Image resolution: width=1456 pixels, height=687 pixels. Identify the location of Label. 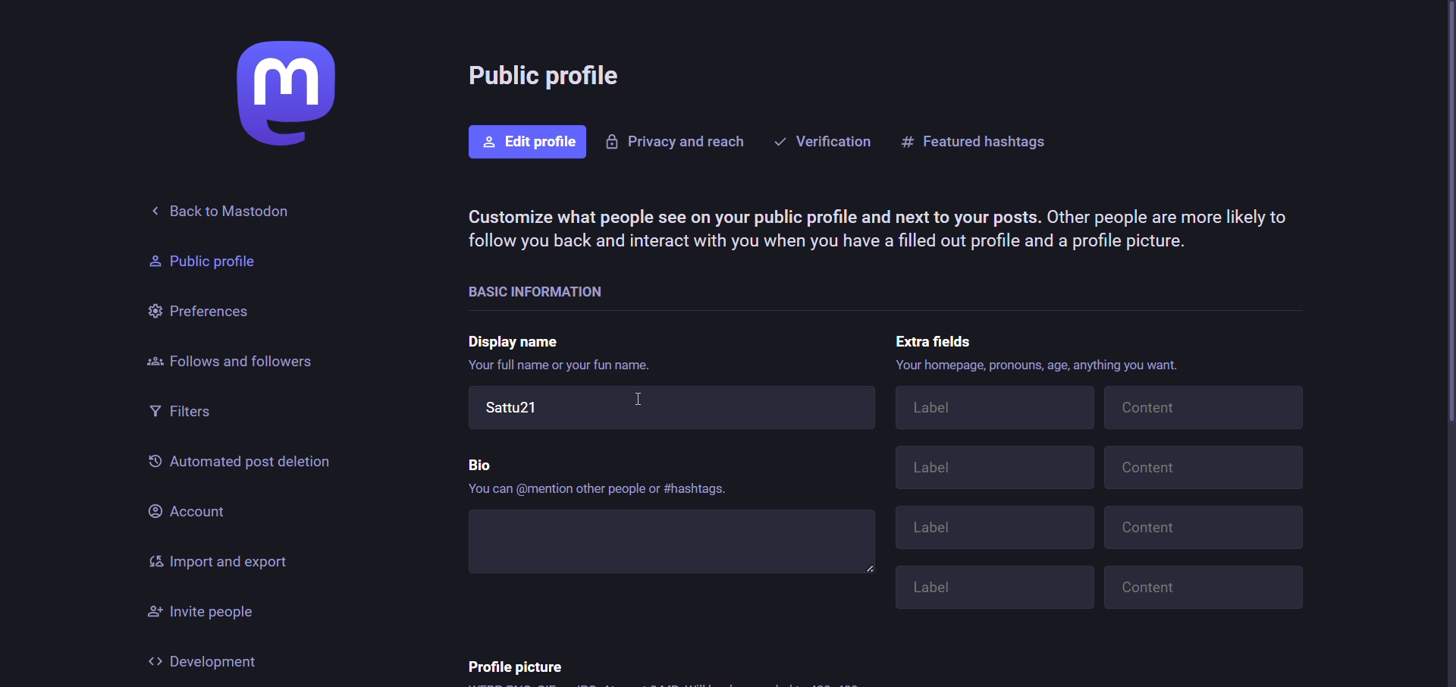
(990, 406).